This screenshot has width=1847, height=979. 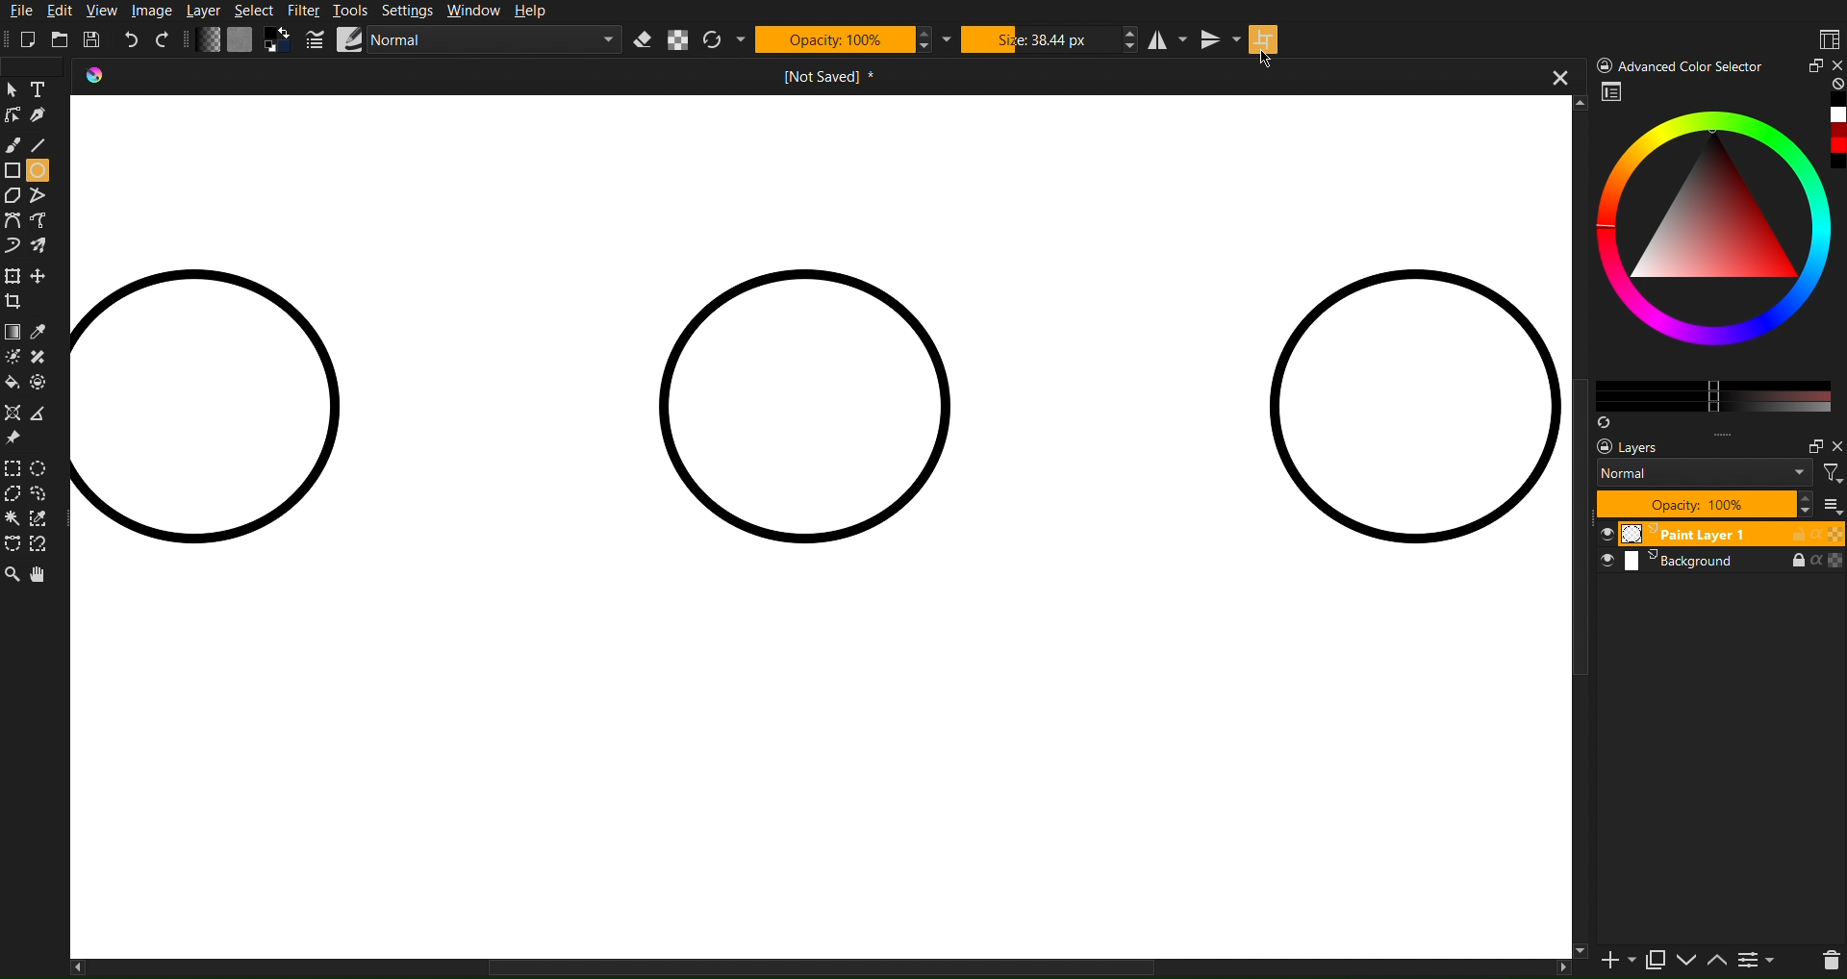 What do you see at coordinates (642, 42) in the screenshot?
I see `Erase` at bounding box center [642, 42].